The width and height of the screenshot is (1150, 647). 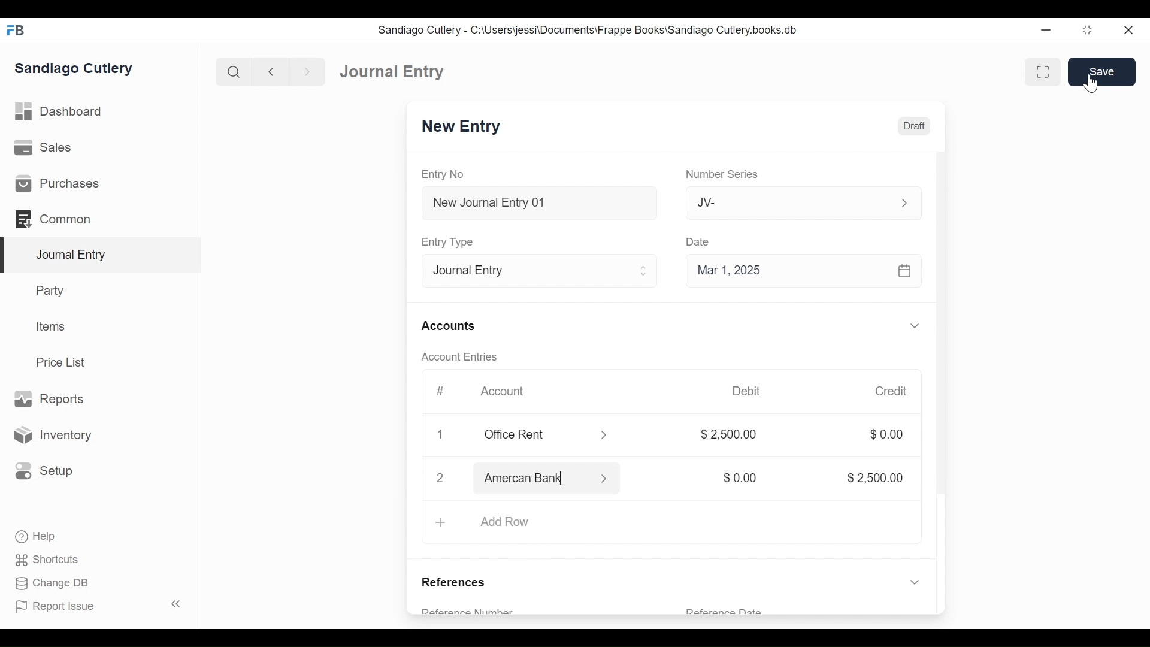 What do you see at coordinates (698, 241) in the screenshot?
I see `Date` at bounding box center [698, 241].